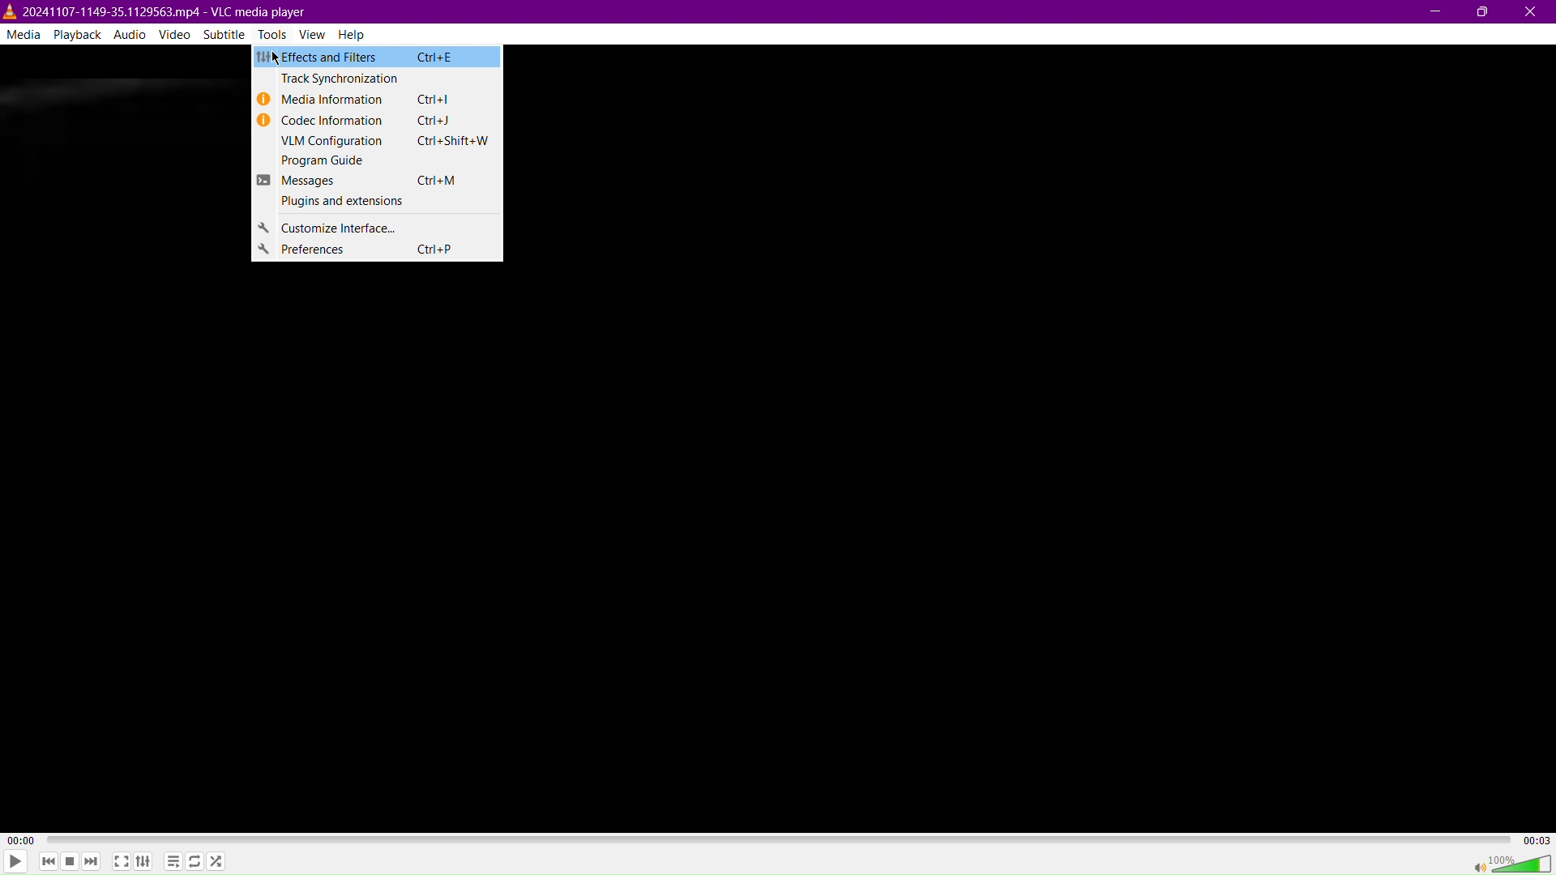  What do you see at coordinates (378, 181) in the screenshot?
I see `Messages` at bounding box center [378, 181].